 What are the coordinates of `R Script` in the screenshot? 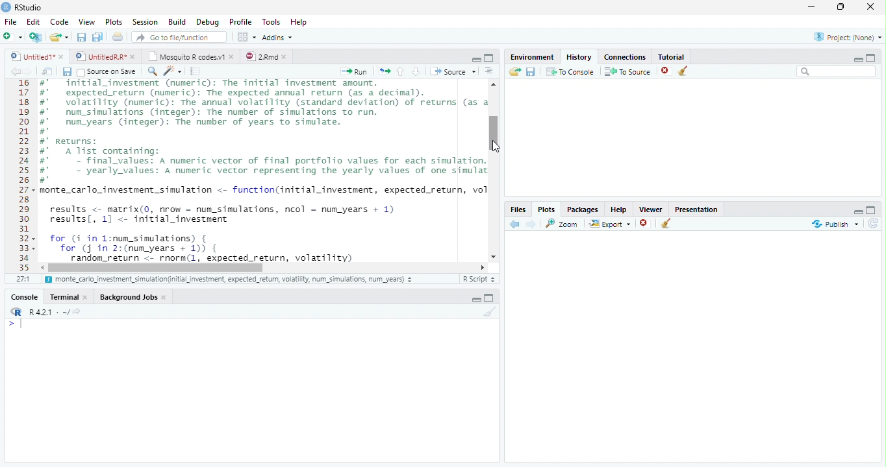 It's located at (479, 279).